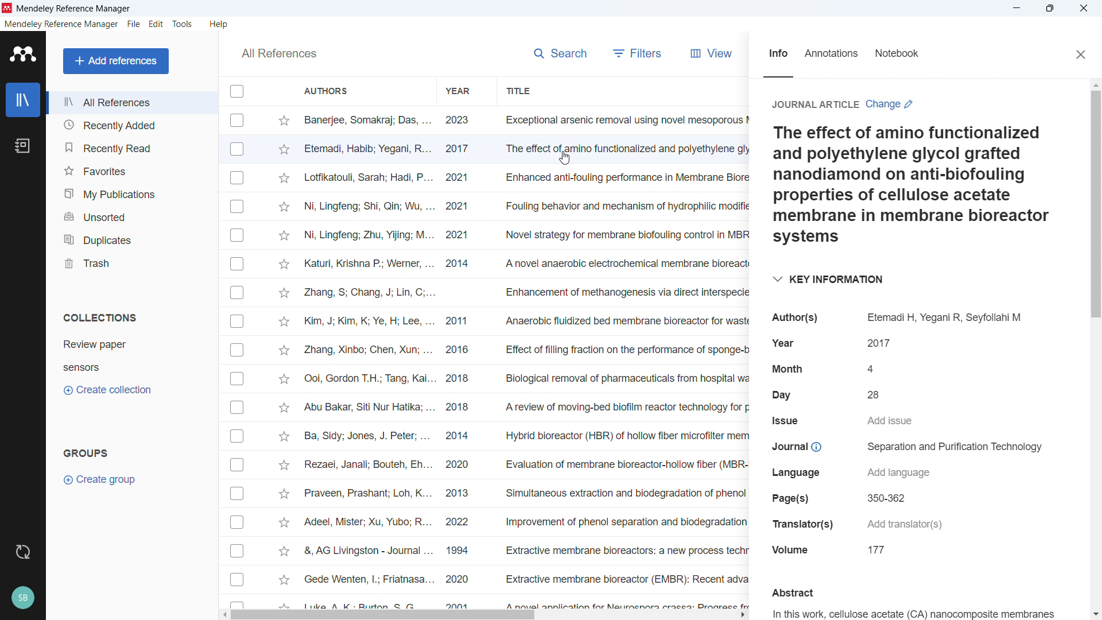 This screenshot has height=620, width=1102. Describe the element at coordinates (1049, 9) in the screenshot. I see `Maximise ` at that location.